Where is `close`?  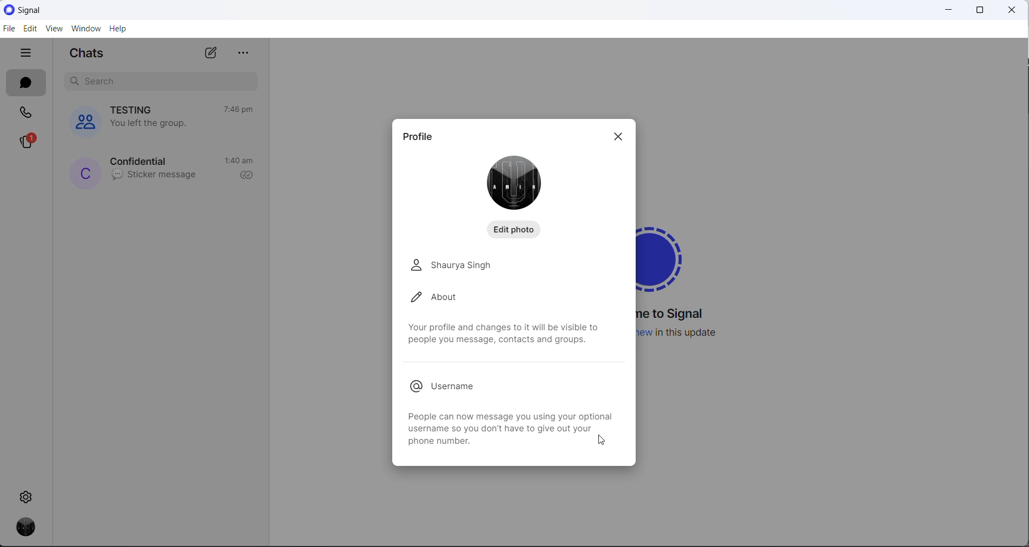 close is located at coordinates (1013, 11).